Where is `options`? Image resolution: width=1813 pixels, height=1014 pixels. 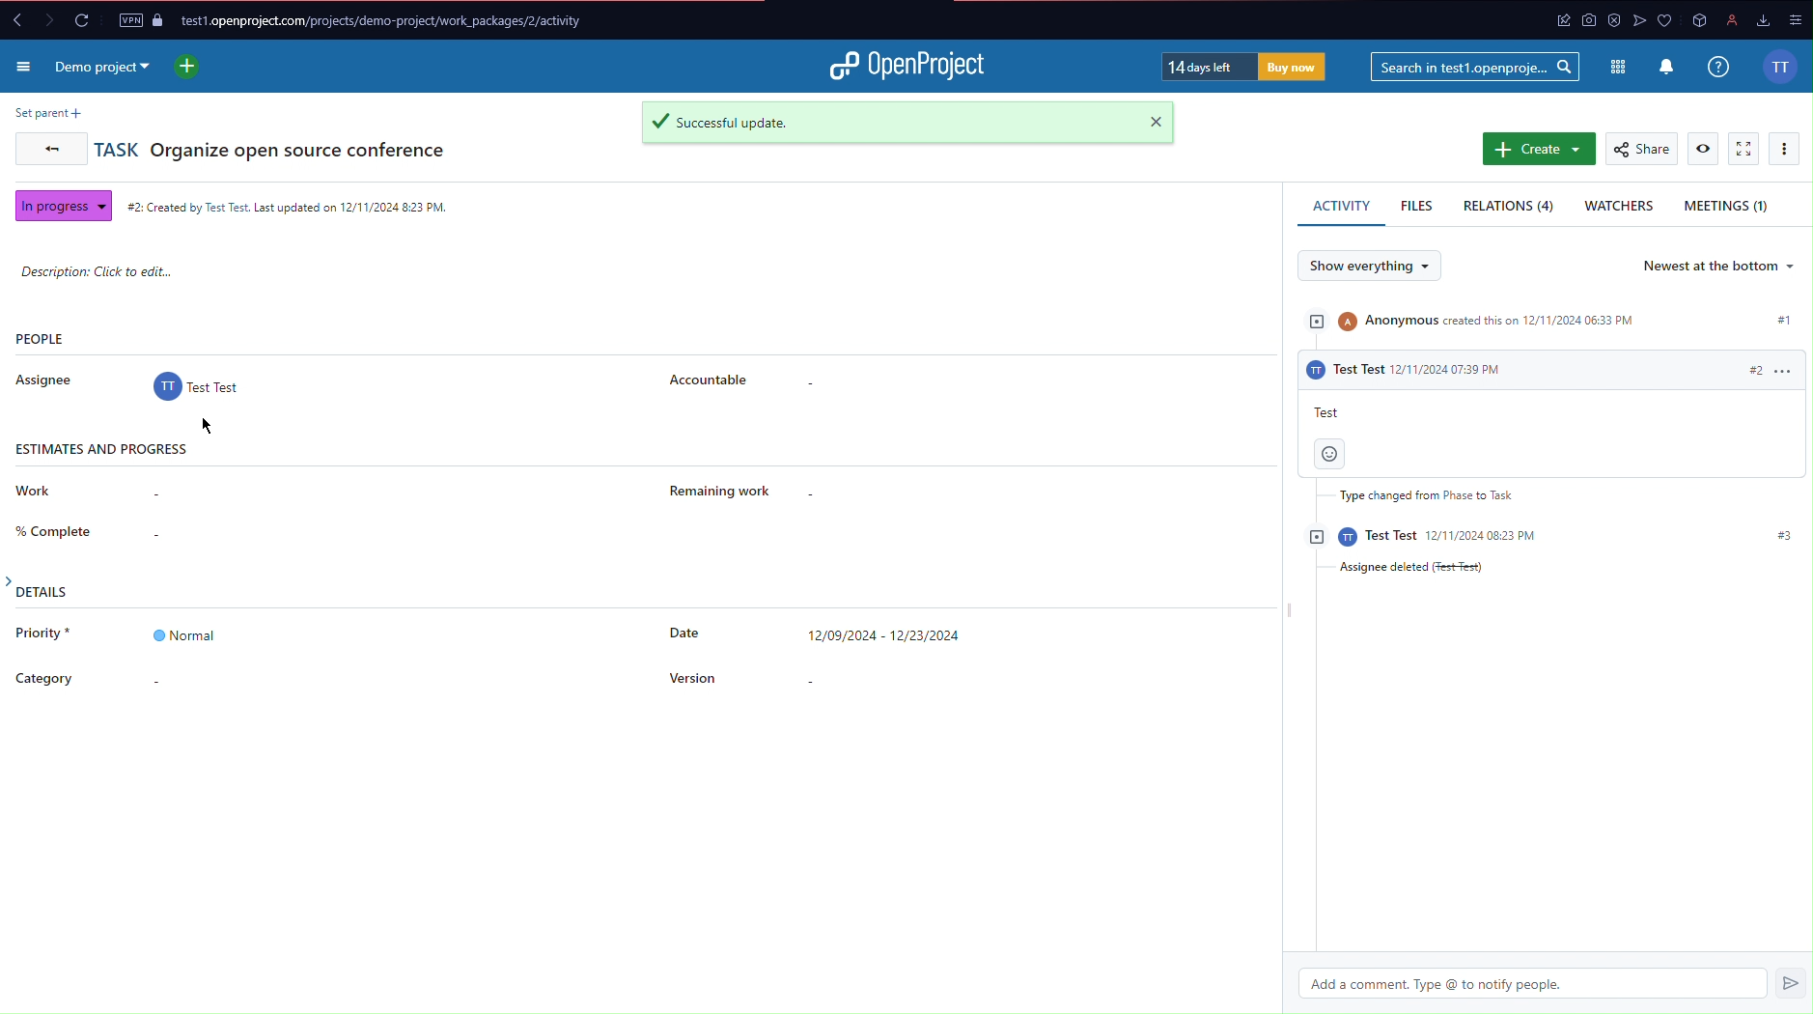
options is located at coordinates (1784, 366).